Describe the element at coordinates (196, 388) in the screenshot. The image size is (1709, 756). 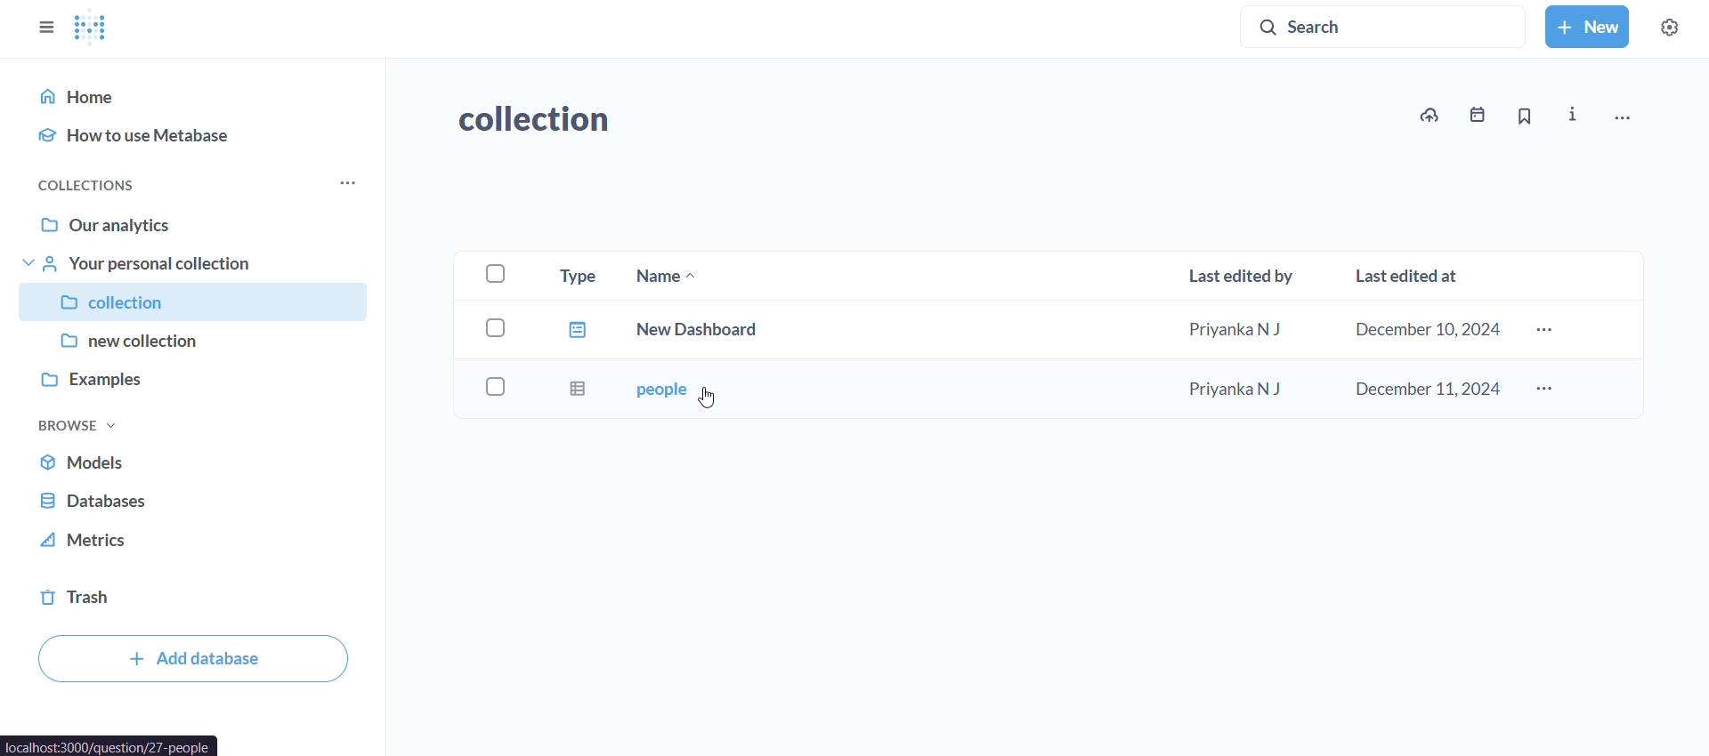
I see `examples` at that location.